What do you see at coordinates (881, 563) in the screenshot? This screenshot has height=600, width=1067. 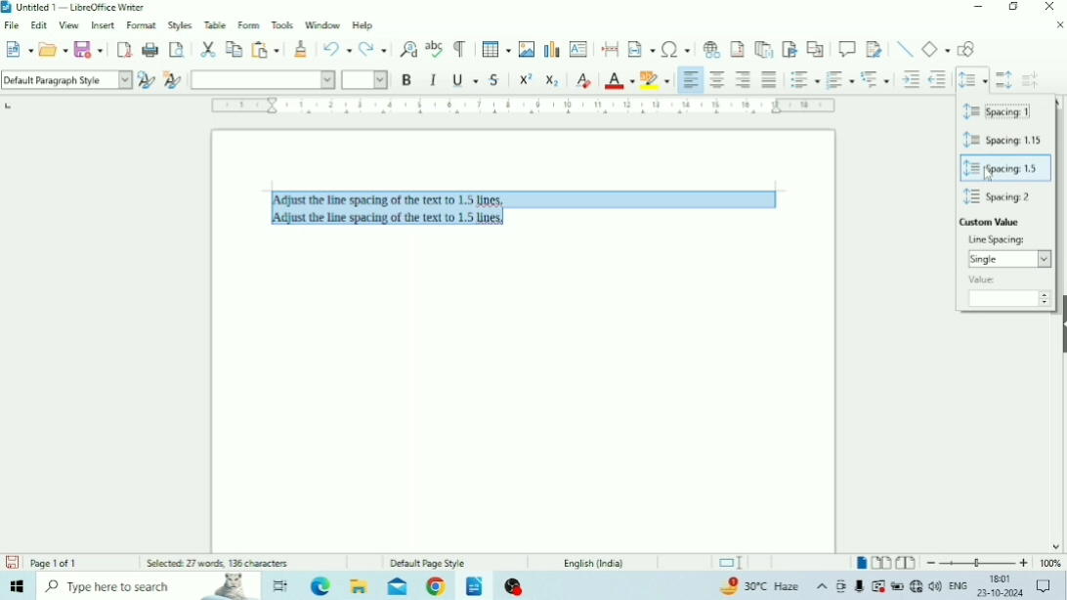 I see `Multiple-page view` at bounding box center [881, 563].